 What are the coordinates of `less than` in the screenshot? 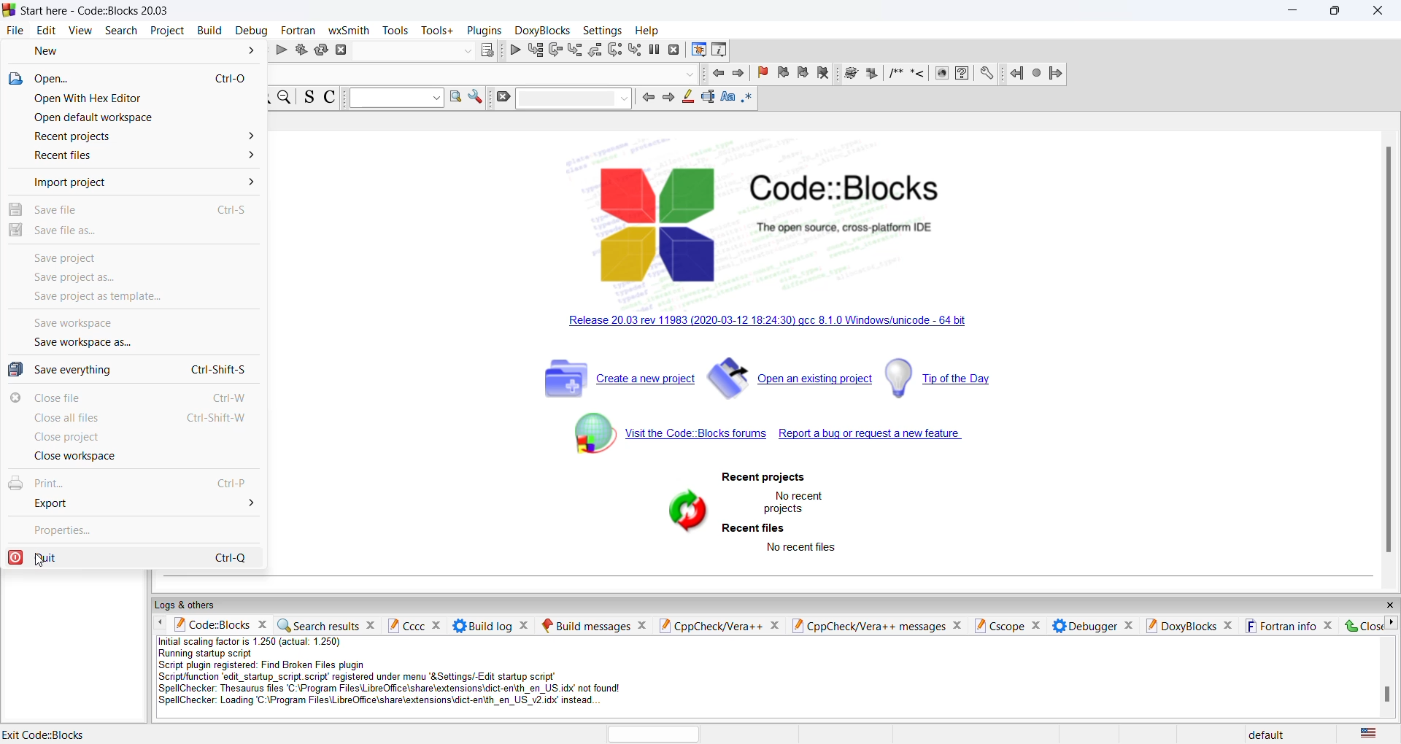 It's located at (918, 74).